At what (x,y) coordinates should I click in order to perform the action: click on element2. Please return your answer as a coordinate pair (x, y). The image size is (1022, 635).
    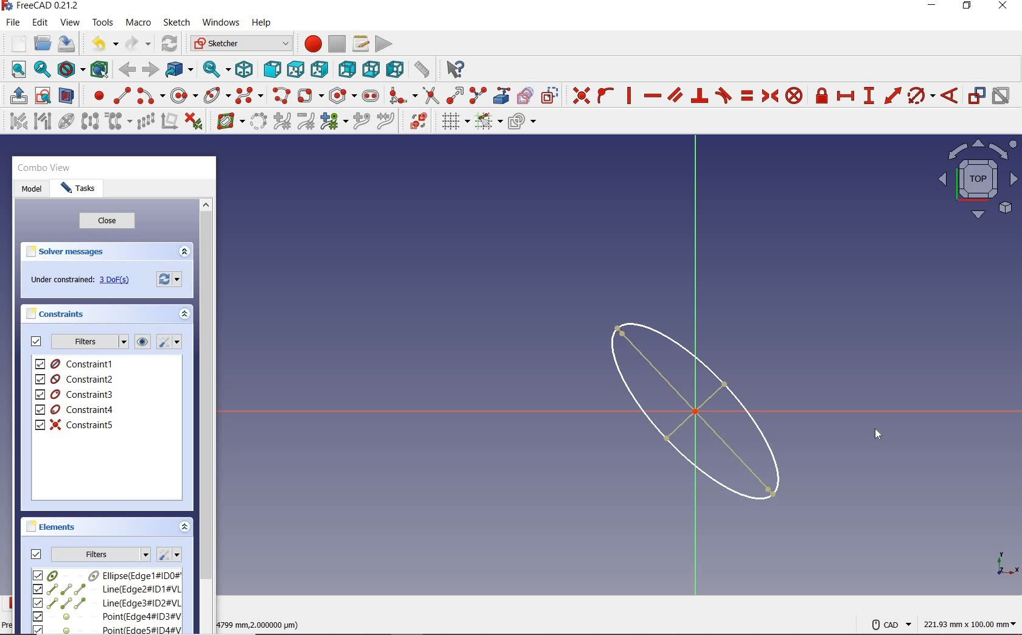
    Looking at the image, I should click on (106, 589).